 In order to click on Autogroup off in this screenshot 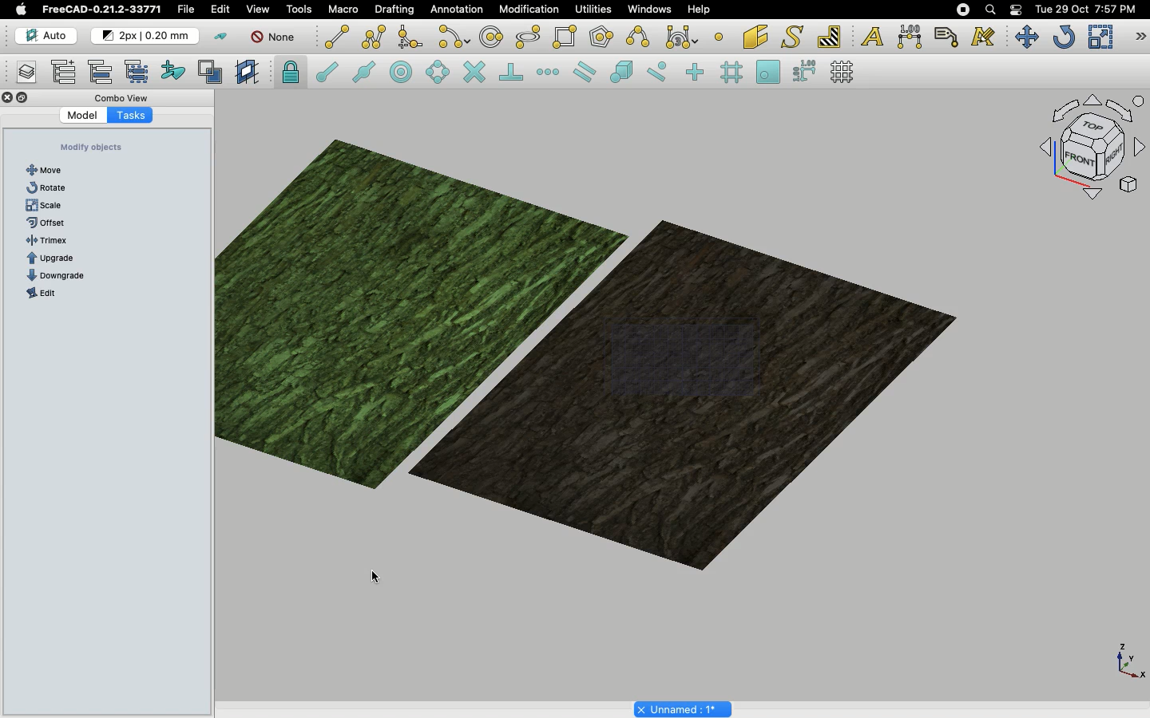, I will do `click(276, 38)`.